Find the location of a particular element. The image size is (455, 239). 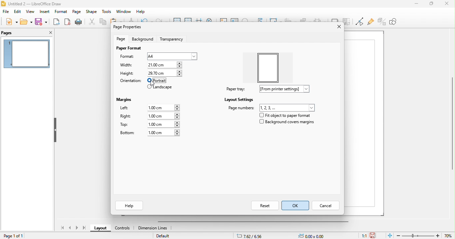

tools is located at coordinates (107, 12).